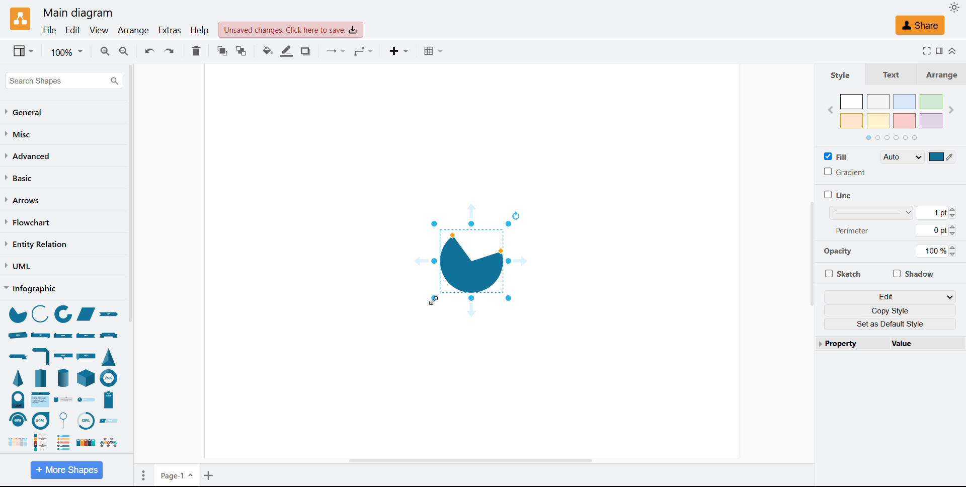 This screenshot has height=487, width=966. Describe the element at coordinates (87, 377) in the screenshot. I see `cube` at that location.